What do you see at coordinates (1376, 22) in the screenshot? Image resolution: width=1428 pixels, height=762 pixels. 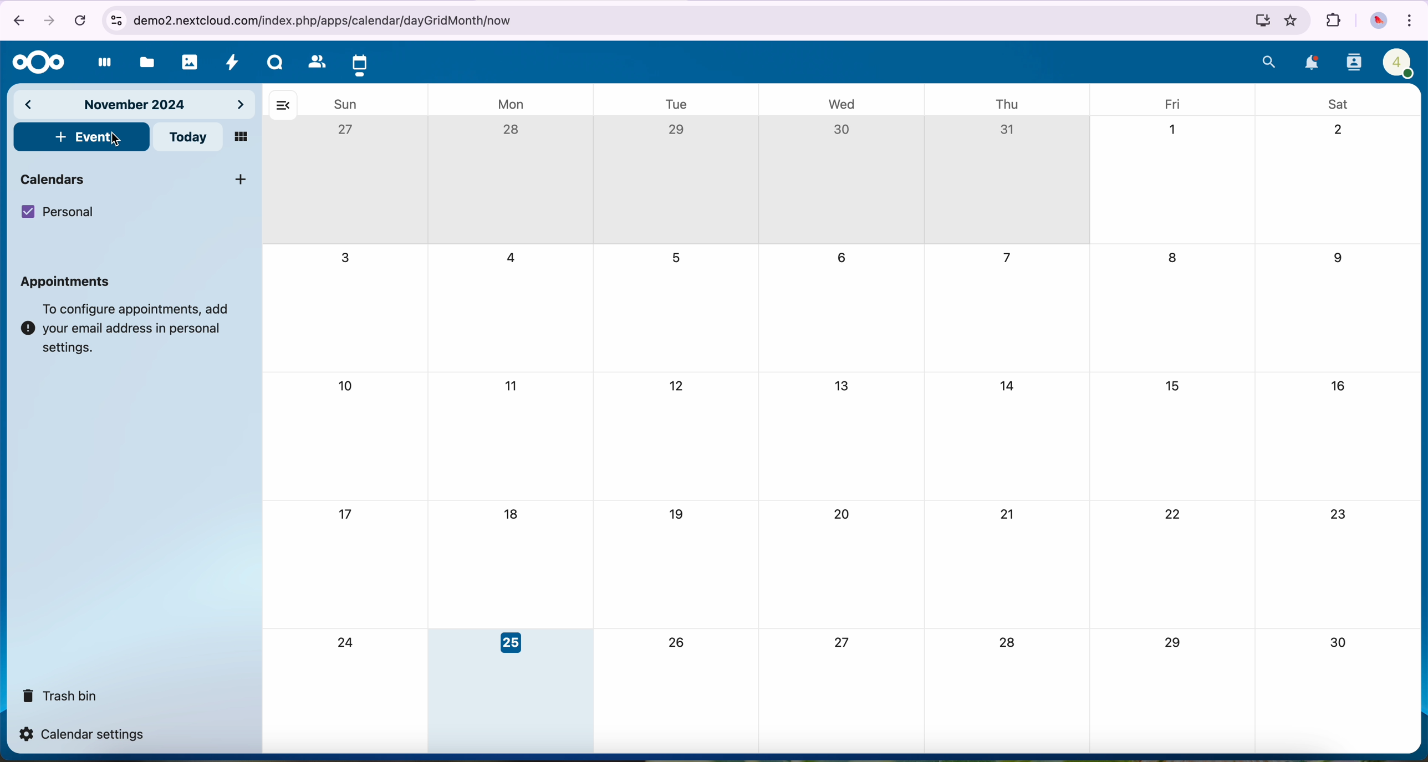 I see `profile picture` at bounding box center [1376, 22].